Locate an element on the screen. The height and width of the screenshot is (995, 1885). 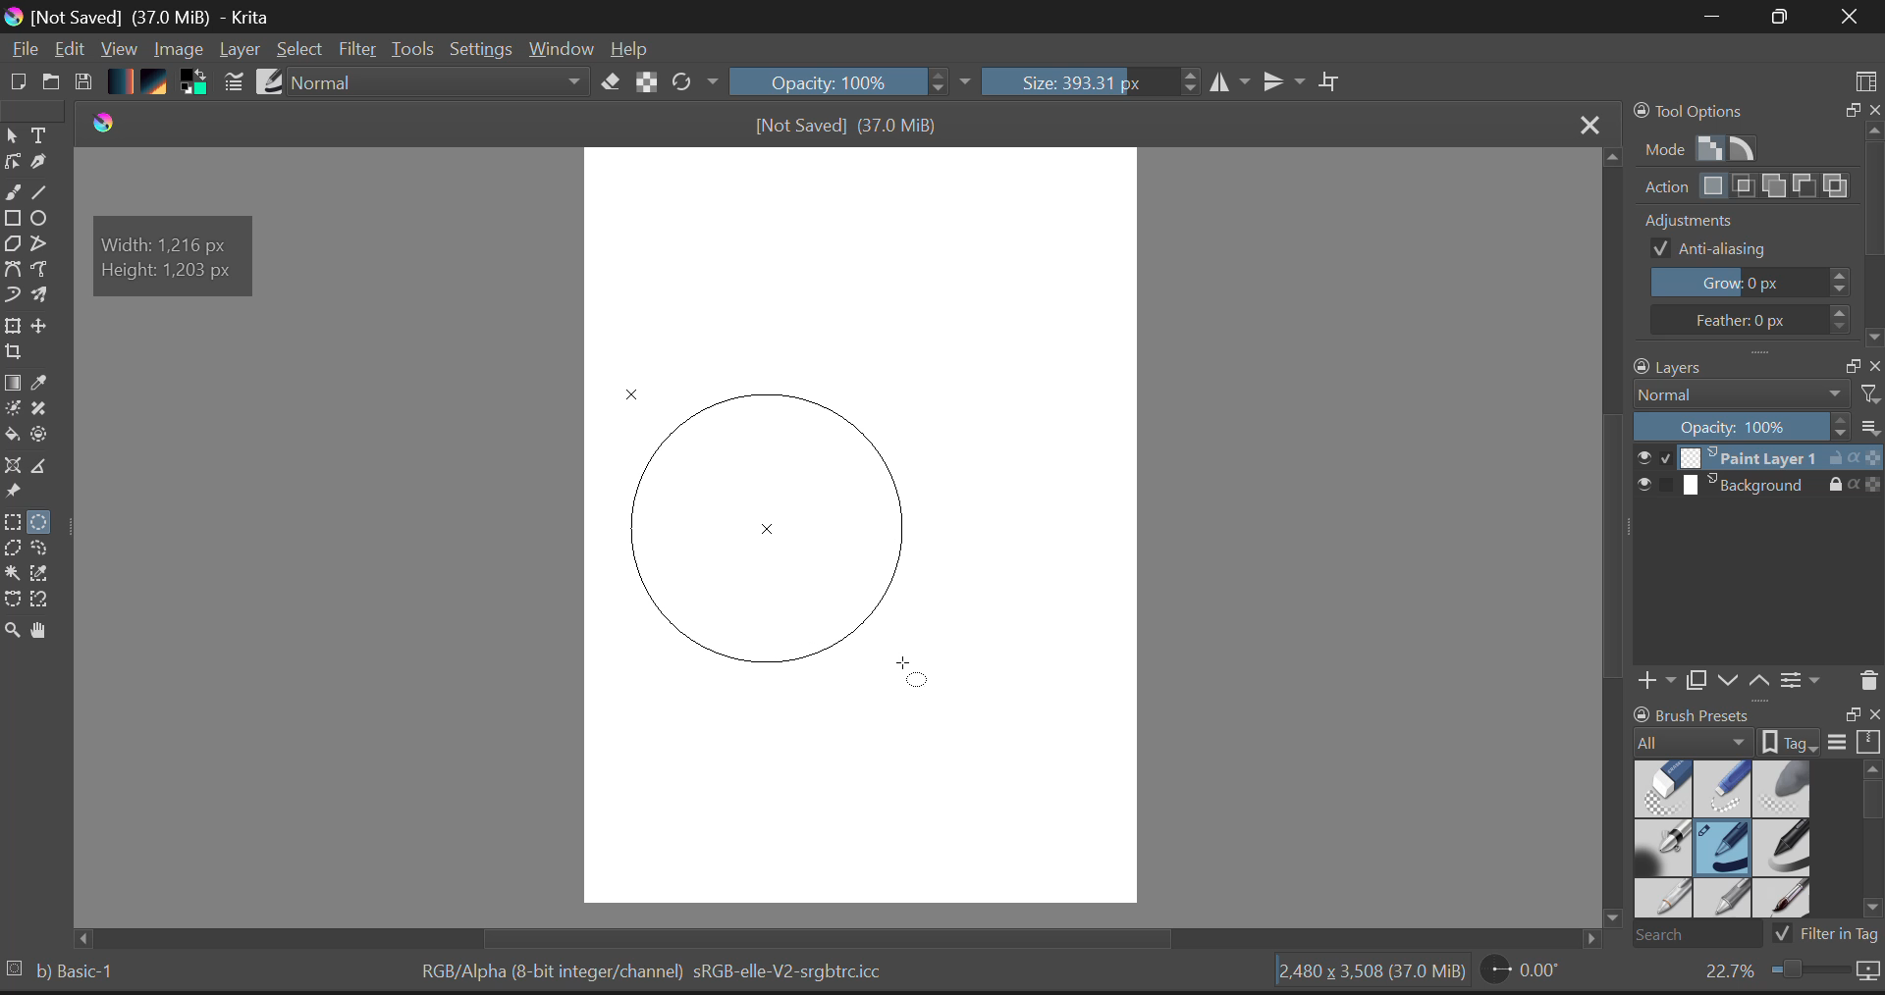
Text is located at coordinates (40, 135).